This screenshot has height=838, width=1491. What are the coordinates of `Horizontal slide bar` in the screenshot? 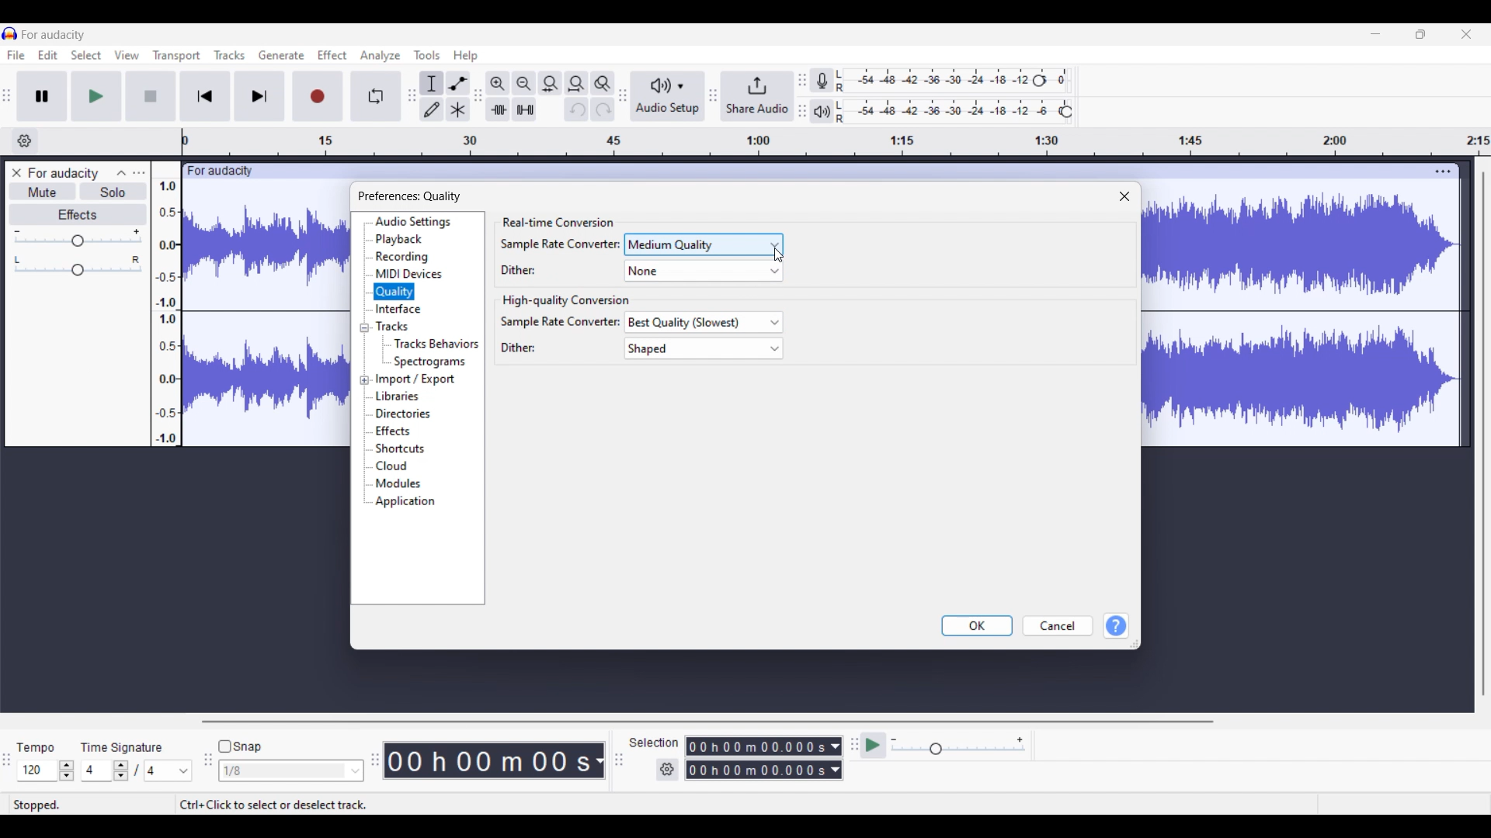 It's located at (707, 722).